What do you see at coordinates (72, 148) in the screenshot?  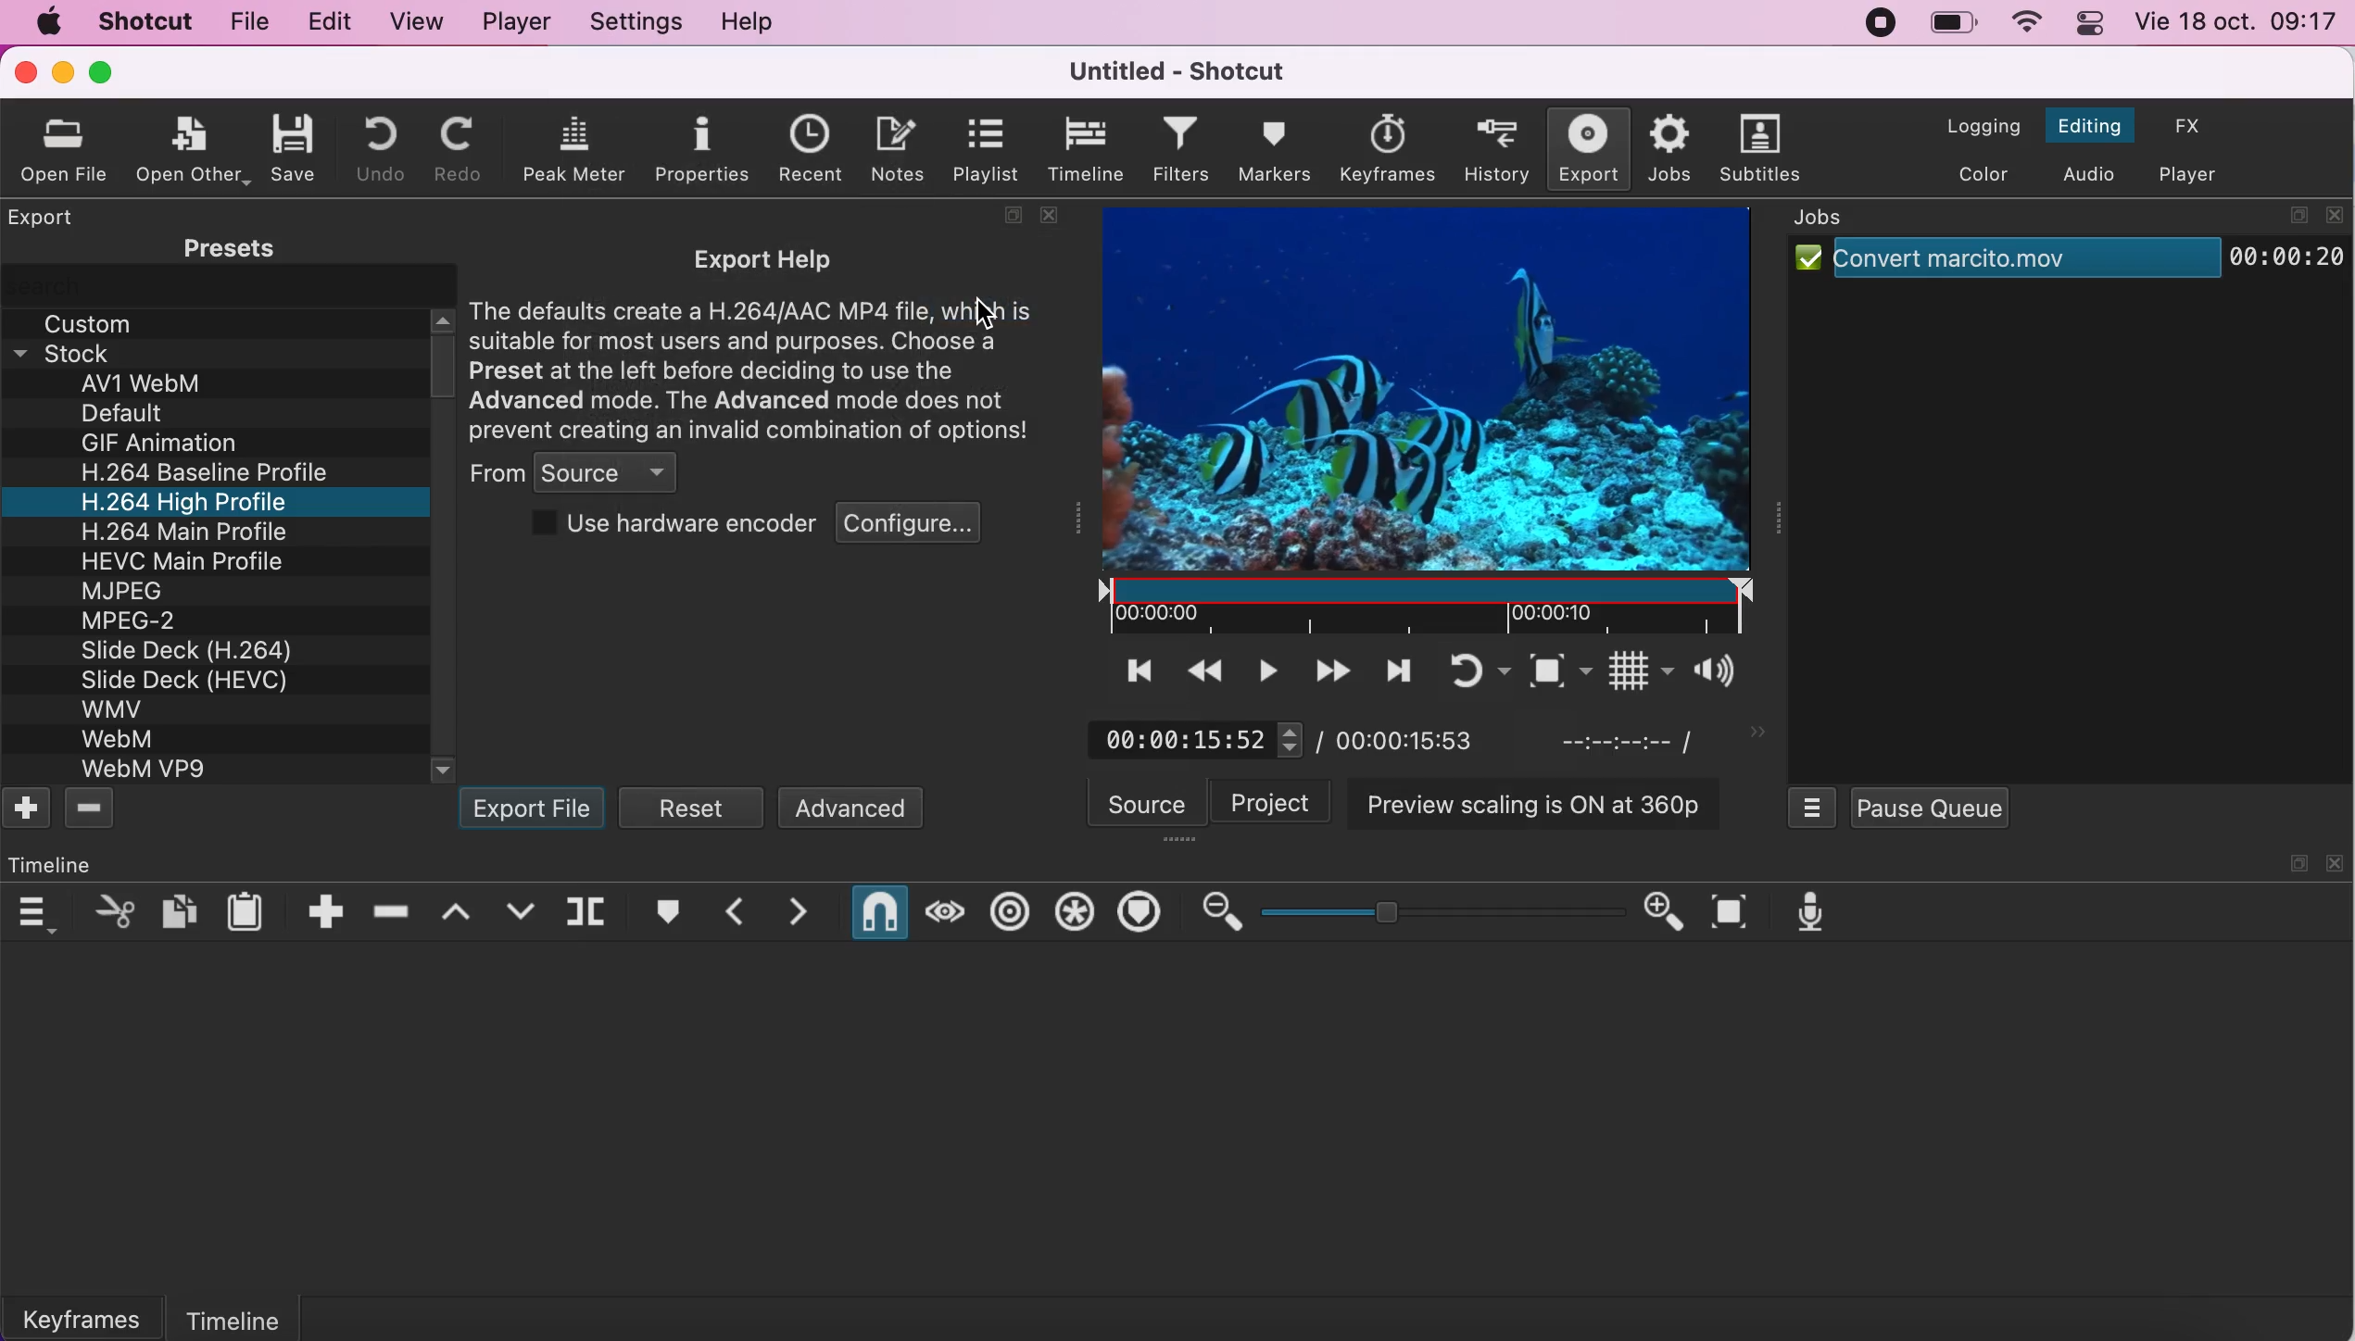 I see `oprn file` at bounding box center [72, 148].